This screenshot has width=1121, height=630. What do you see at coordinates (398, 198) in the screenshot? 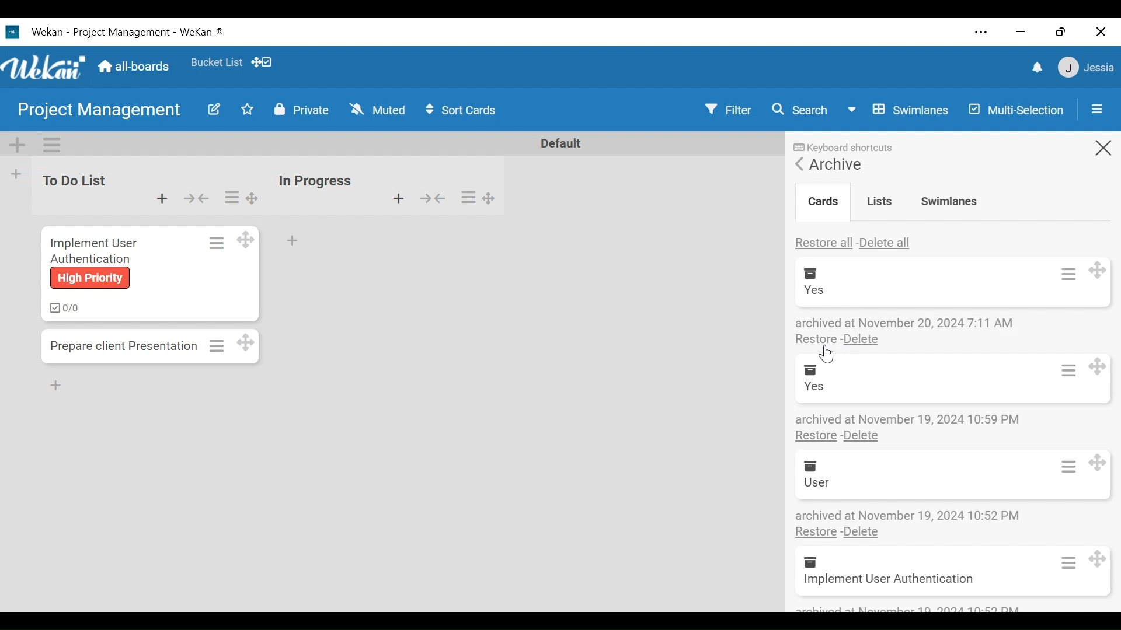
I see `Add Card to top of the list` at bounding box center [398, 198].